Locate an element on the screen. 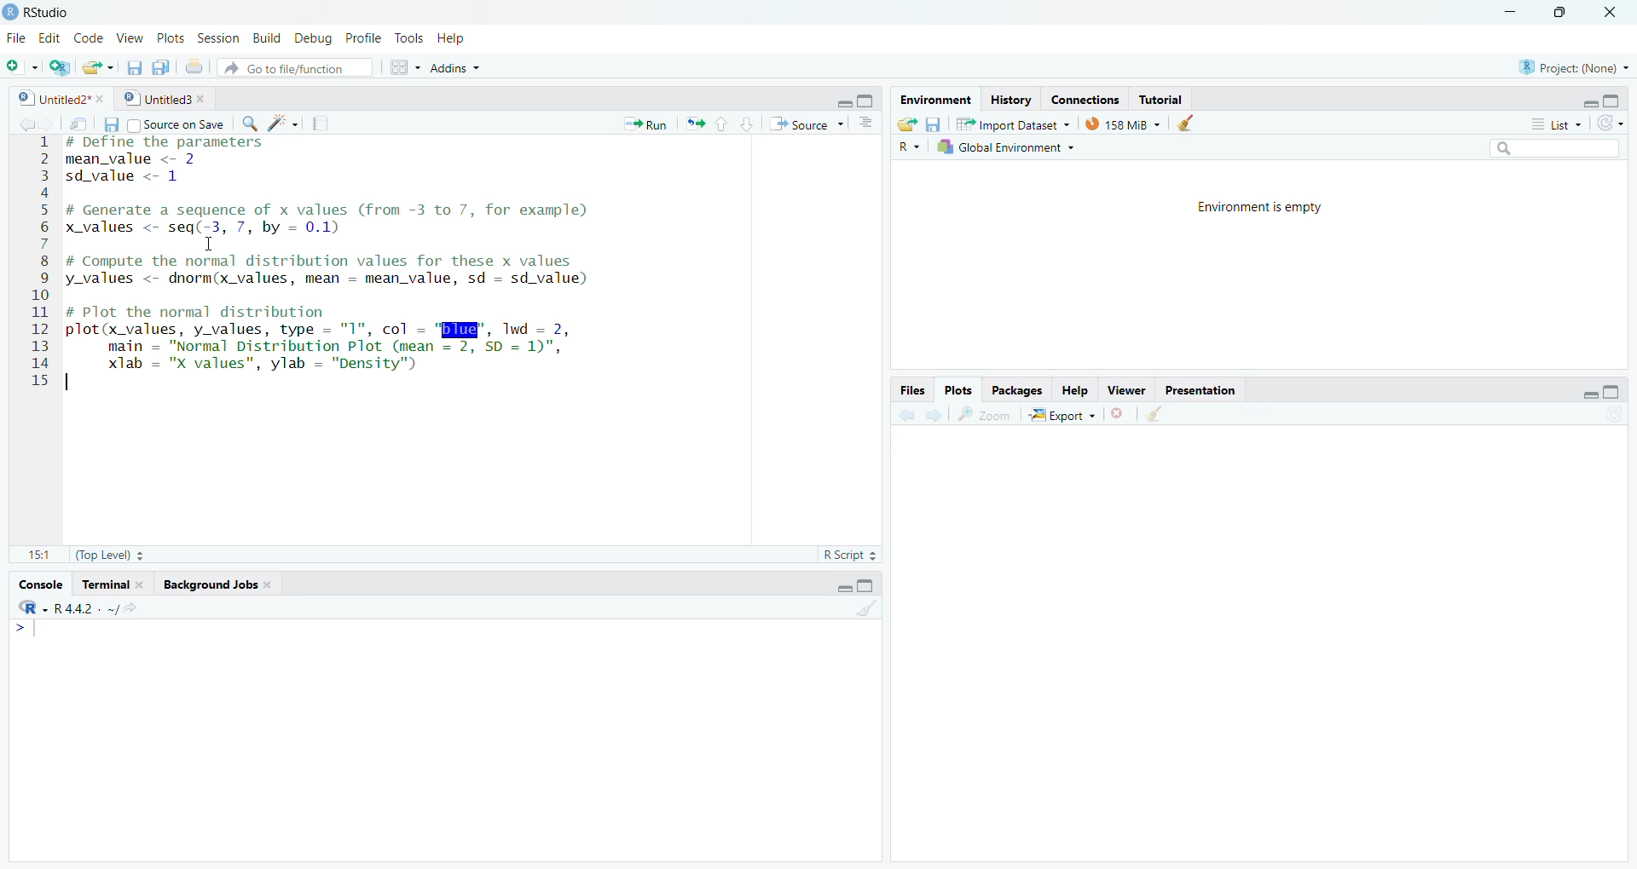 The height and width of the screenshot is (869, 1637). Edit is located at coordinates (49, 35).